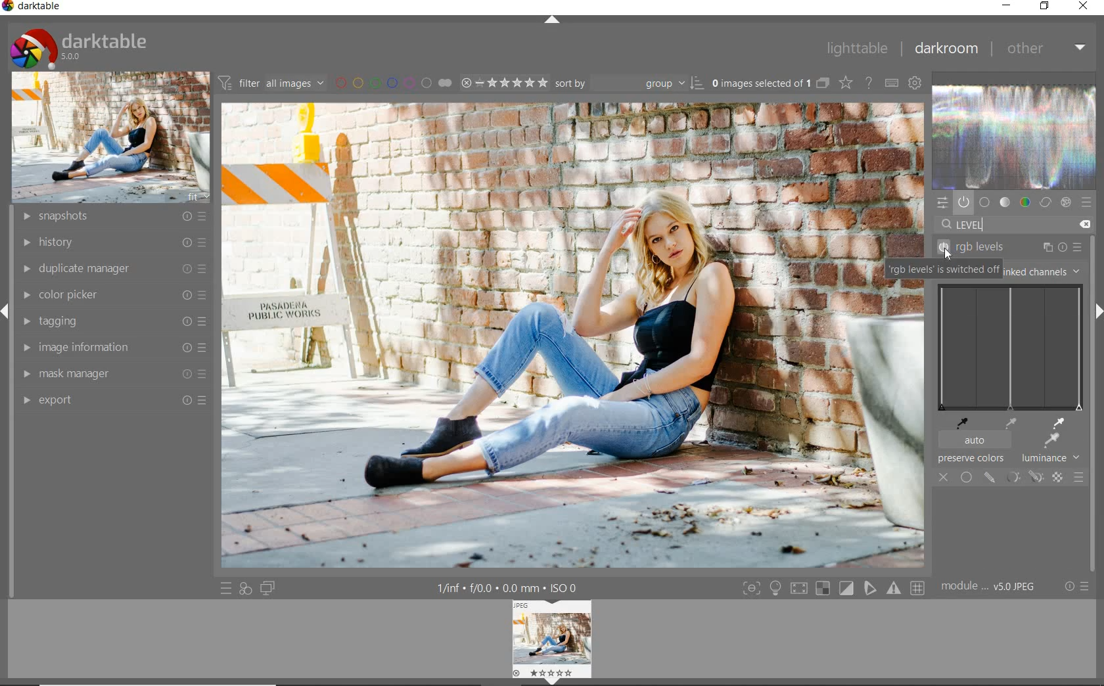 The width and height of the screenshot is (1104, 686). Describe the element at coordinates (504, 84) in the screenshot. I see `selected Image range rating` at that location.